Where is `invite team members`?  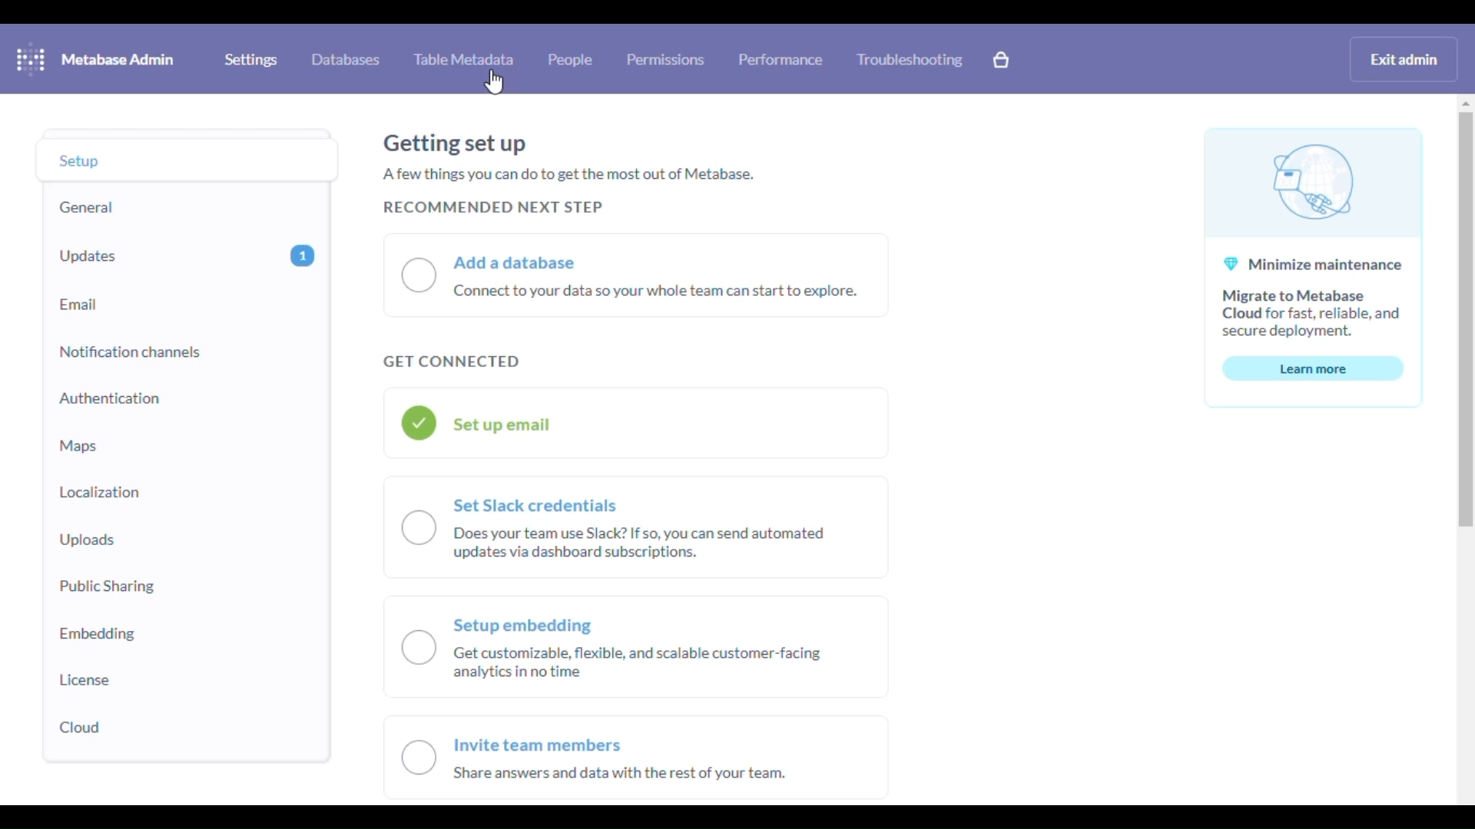 invite team members is located at coordinates (633, 761).